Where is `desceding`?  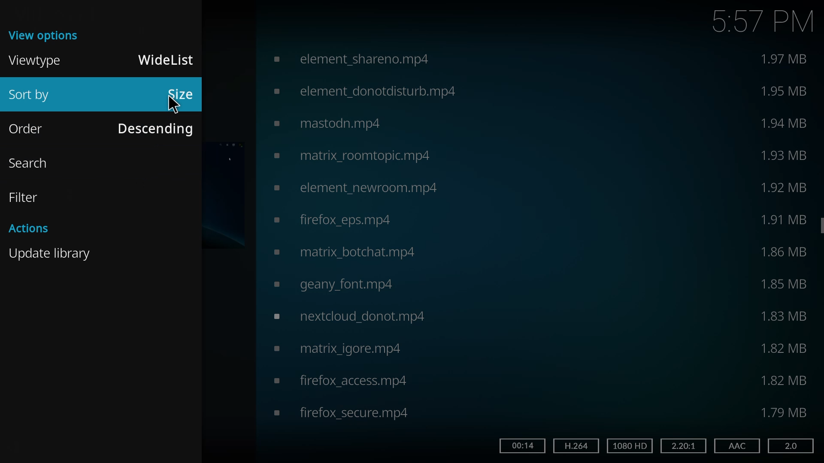
desceding is located at coordinates (155, 127).